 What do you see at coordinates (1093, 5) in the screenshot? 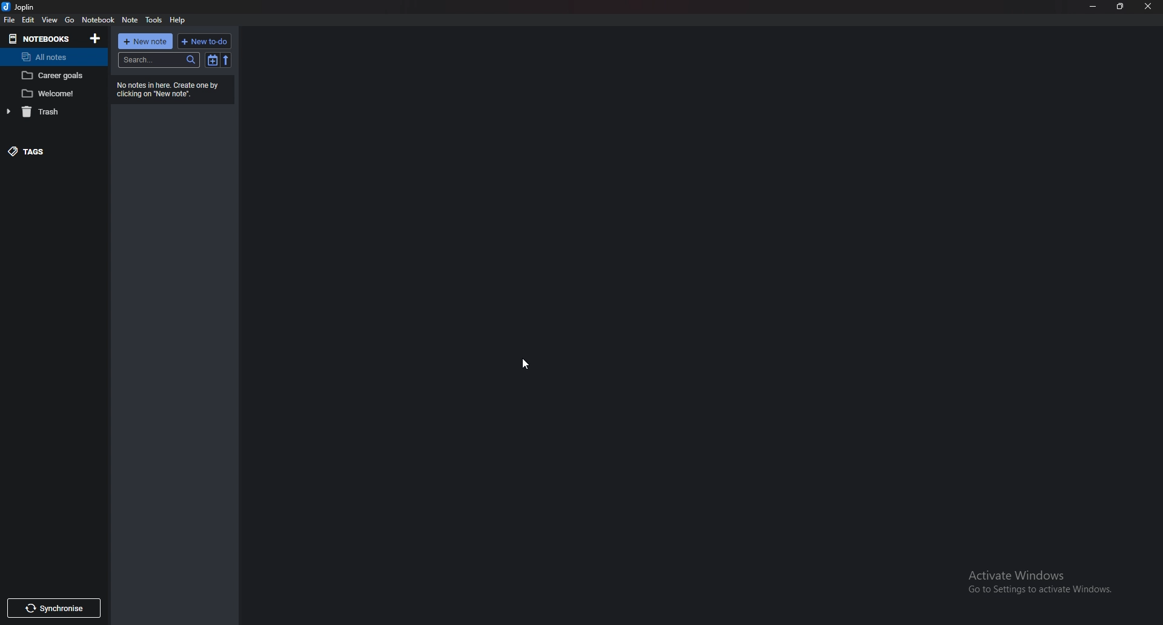
I see `minimize` at bounding box center [1093, 5].